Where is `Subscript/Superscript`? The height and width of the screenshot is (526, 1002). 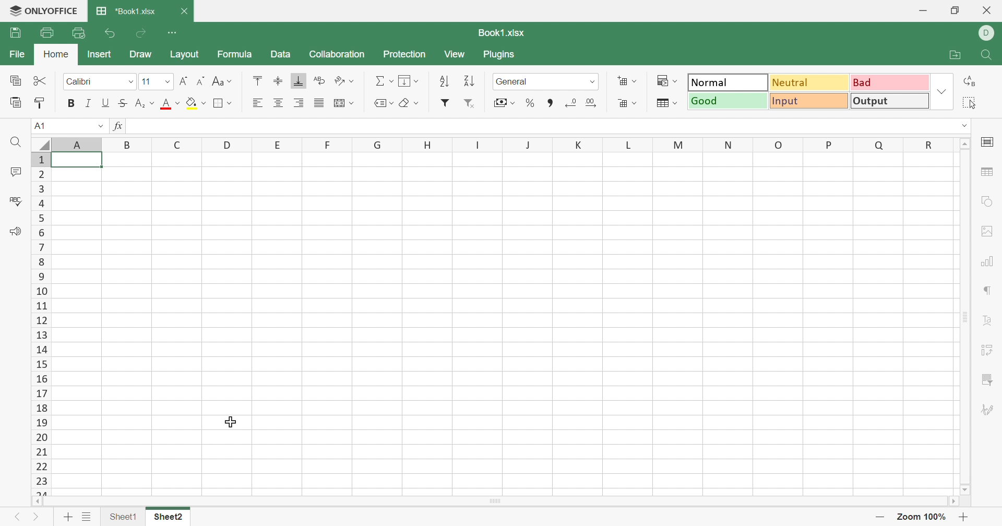 Subscript/Superscript is located at coordinates (138, 102).